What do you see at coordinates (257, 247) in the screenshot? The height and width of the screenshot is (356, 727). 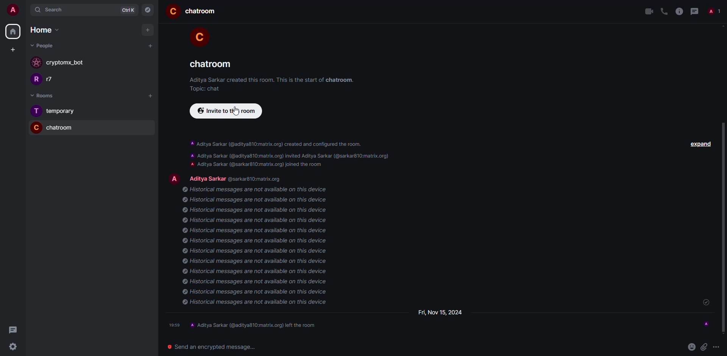 I see `info` at bounding box center [257, 247].